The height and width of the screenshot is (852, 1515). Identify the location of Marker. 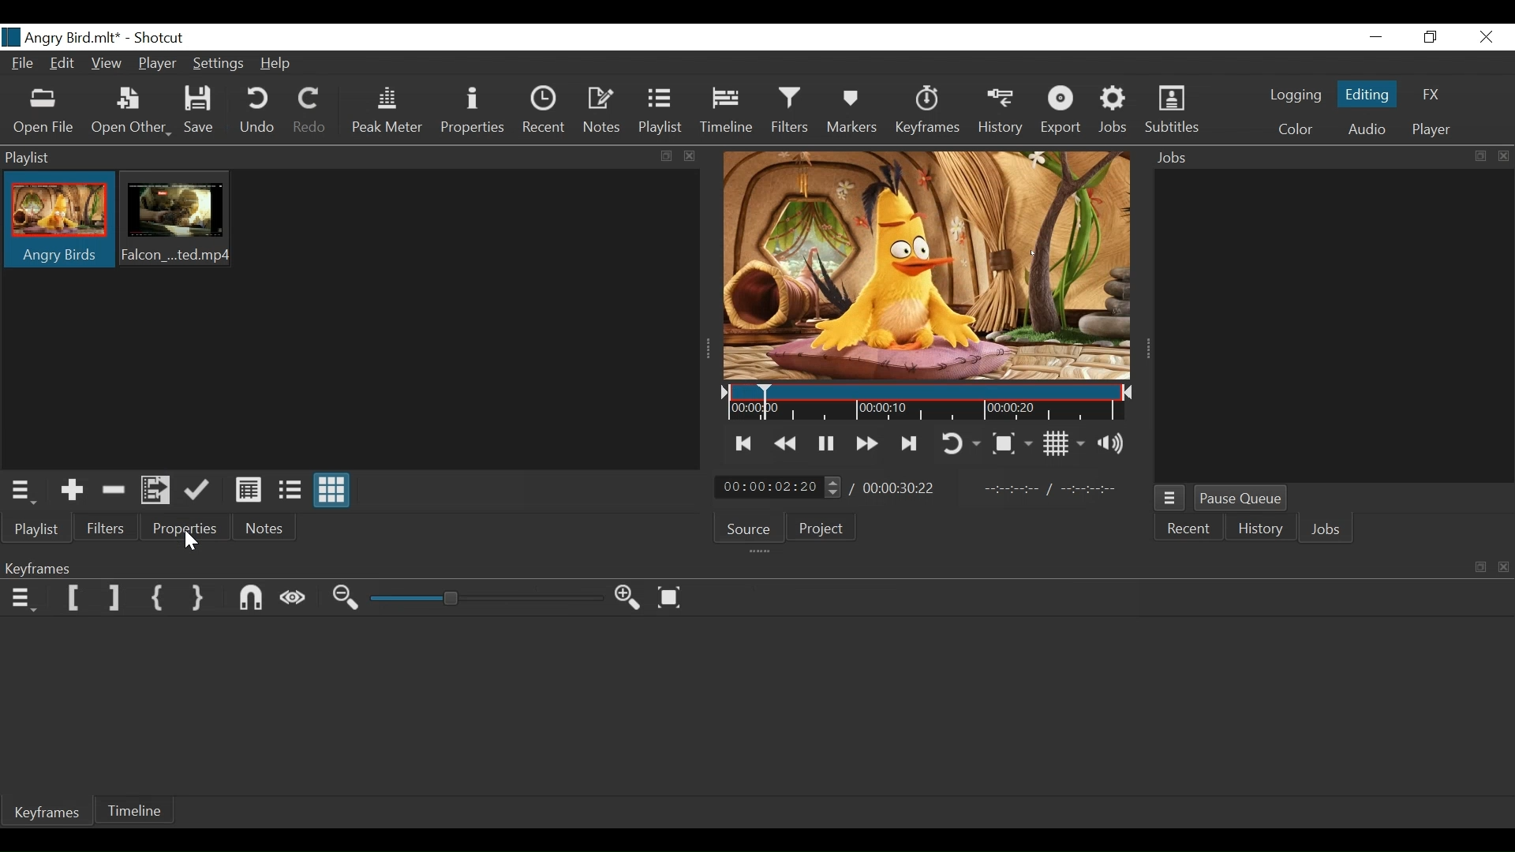
(855, 113).